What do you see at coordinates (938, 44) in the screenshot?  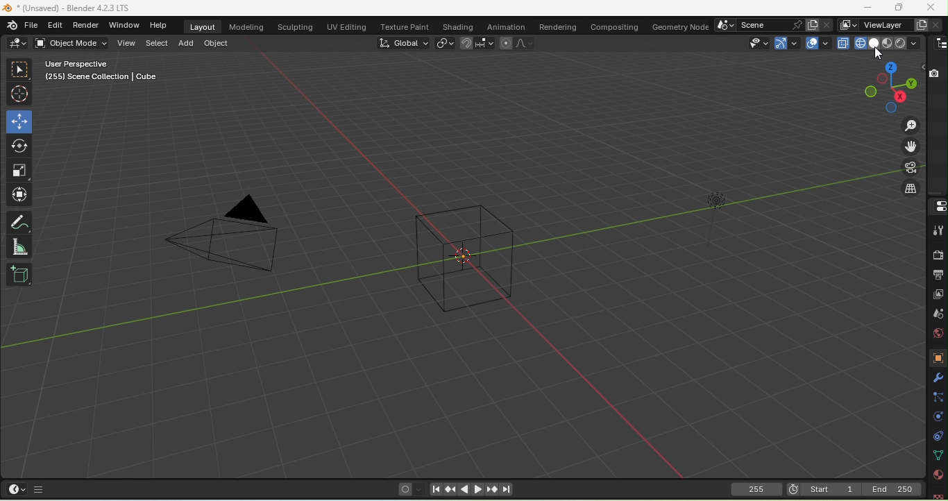 I see `Editor type` at bounding box center [938, 44].